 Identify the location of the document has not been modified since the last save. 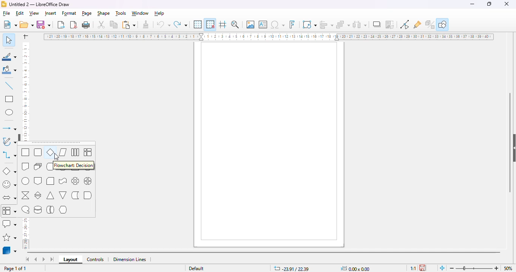
(423, 267).